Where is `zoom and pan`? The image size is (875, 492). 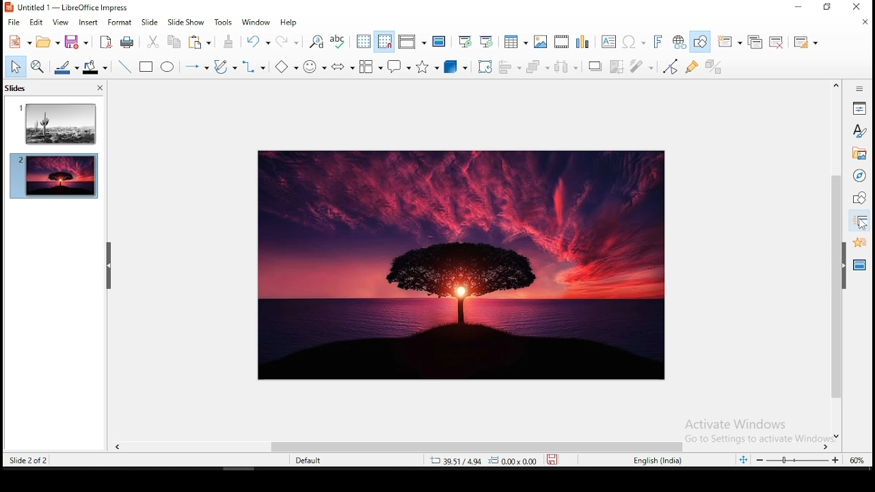 zoom and pan is located at coordinates (38, 66).